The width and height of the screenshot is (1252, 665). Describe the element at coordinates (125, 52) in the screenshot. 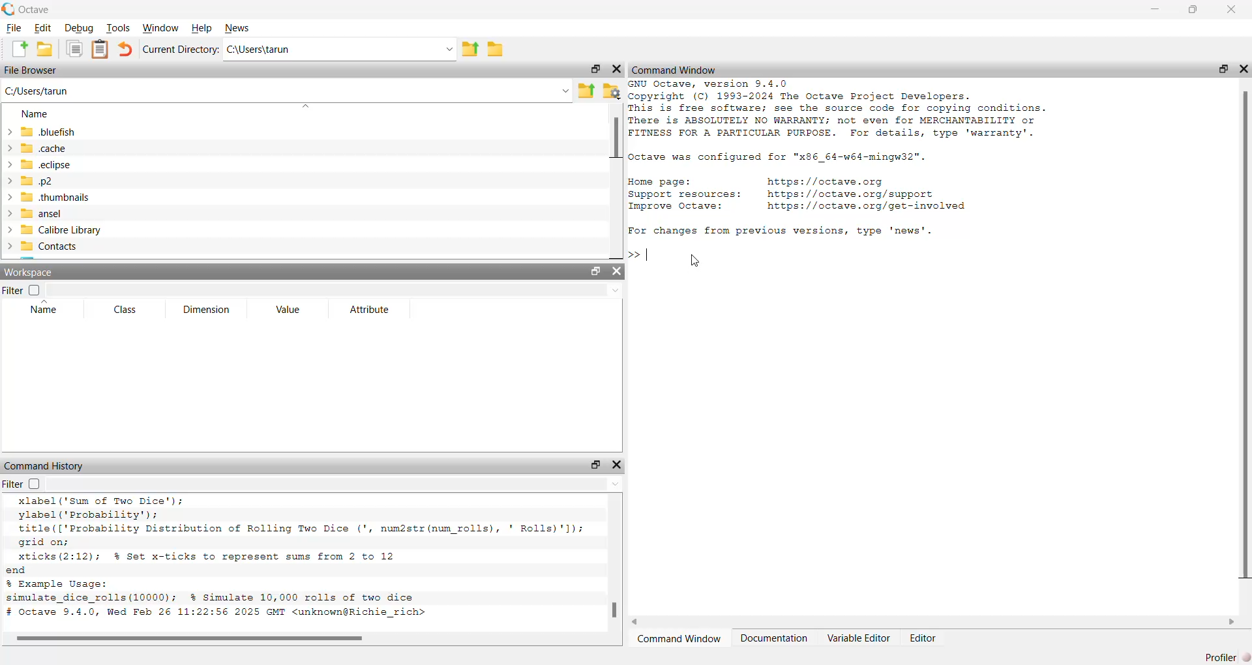

I see `back` at that location.